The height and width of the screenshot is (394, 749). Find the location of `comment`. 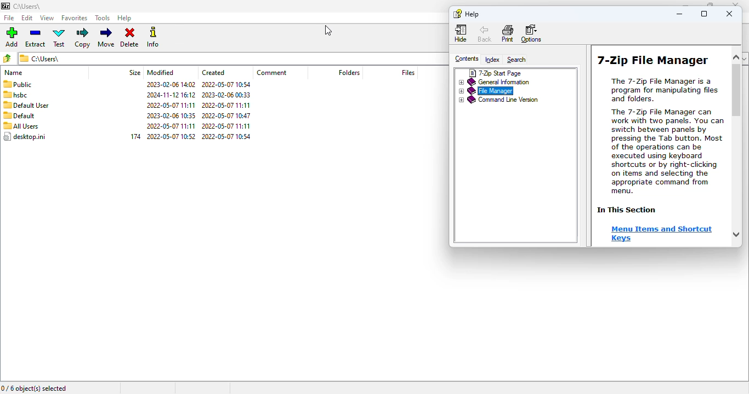

comment is located at coordinates (272, 72).